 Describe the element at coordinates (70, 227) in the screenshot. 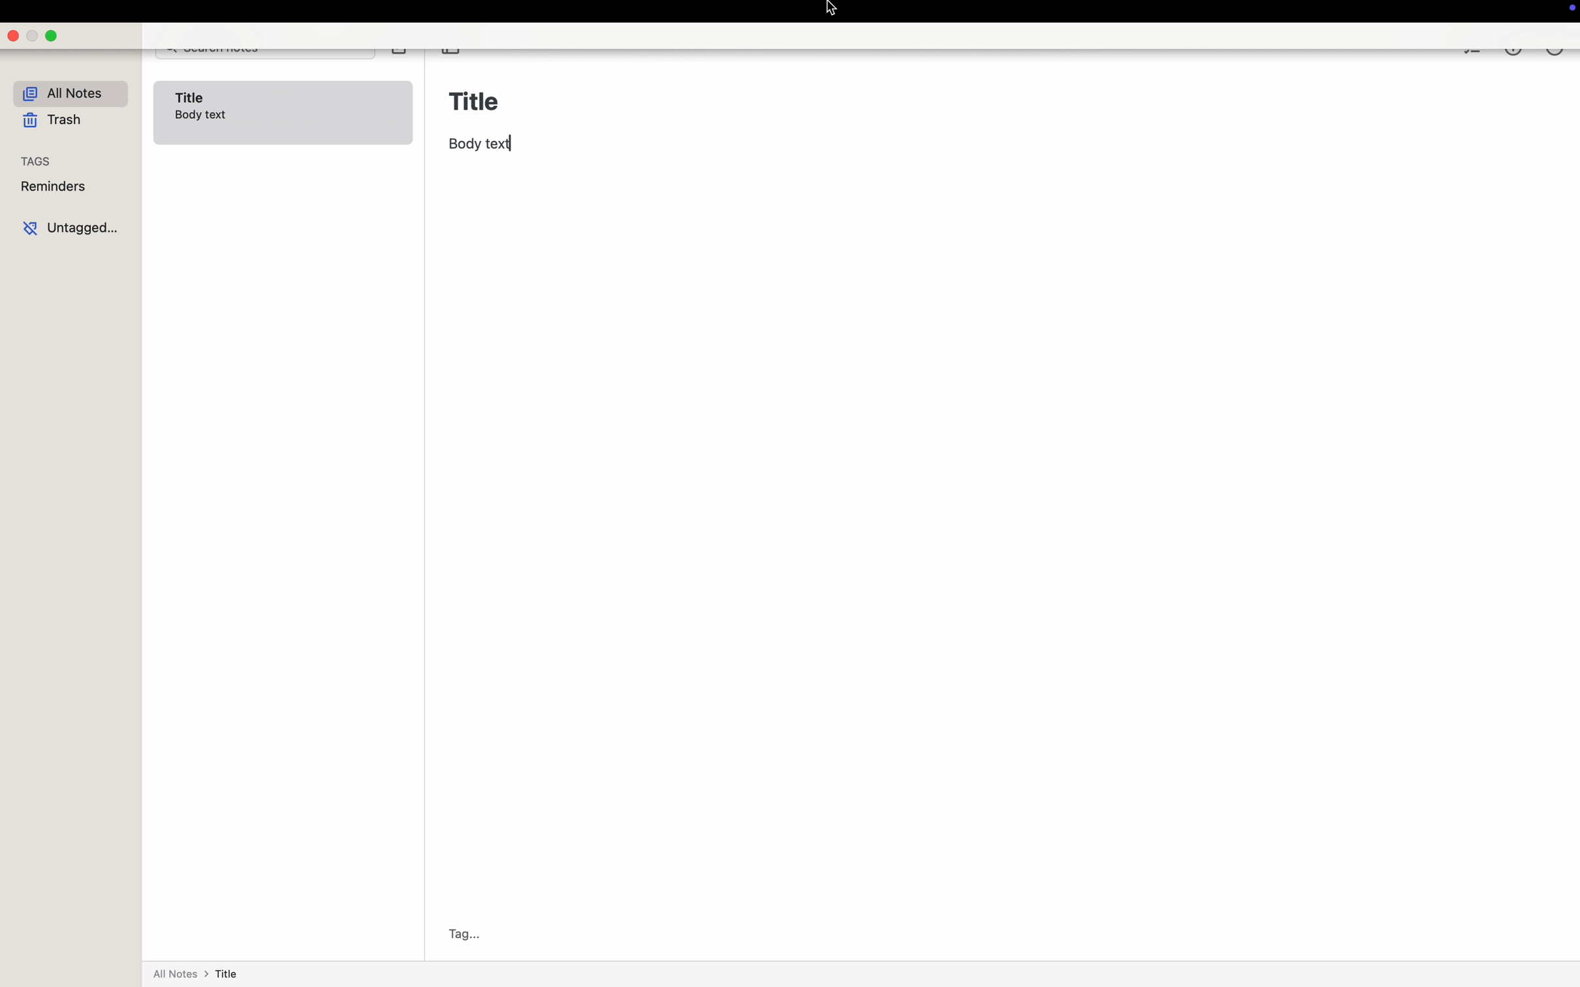

I see `untagged` at that location.